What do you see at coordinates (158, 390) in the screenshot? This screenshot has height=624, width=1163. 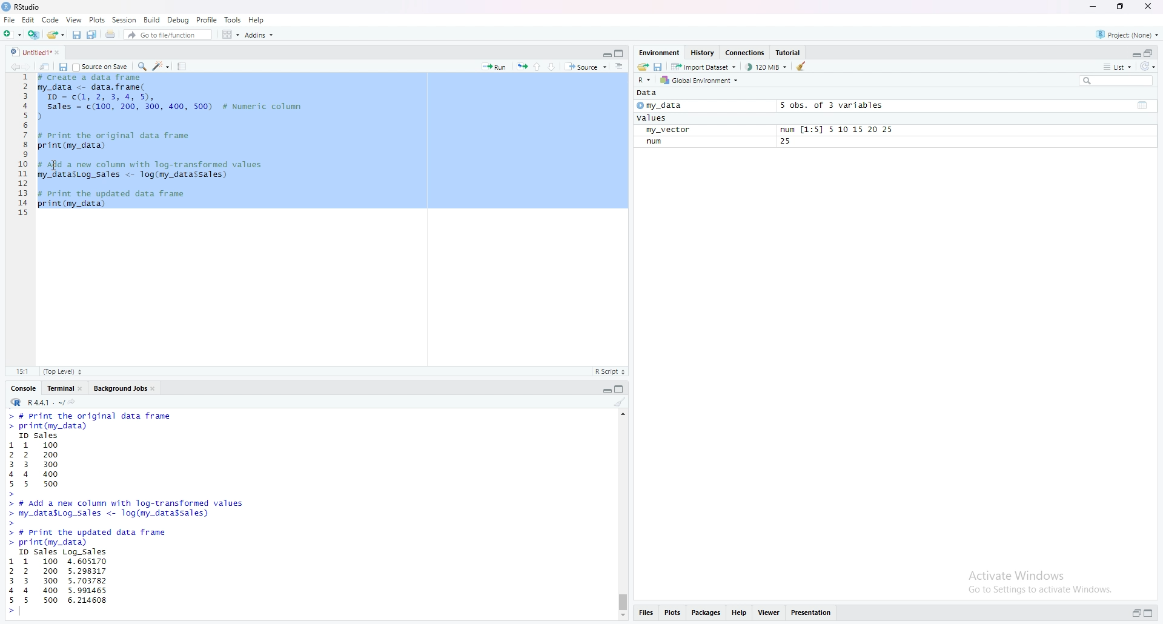 I see `close` at bounding box center [158, 390].